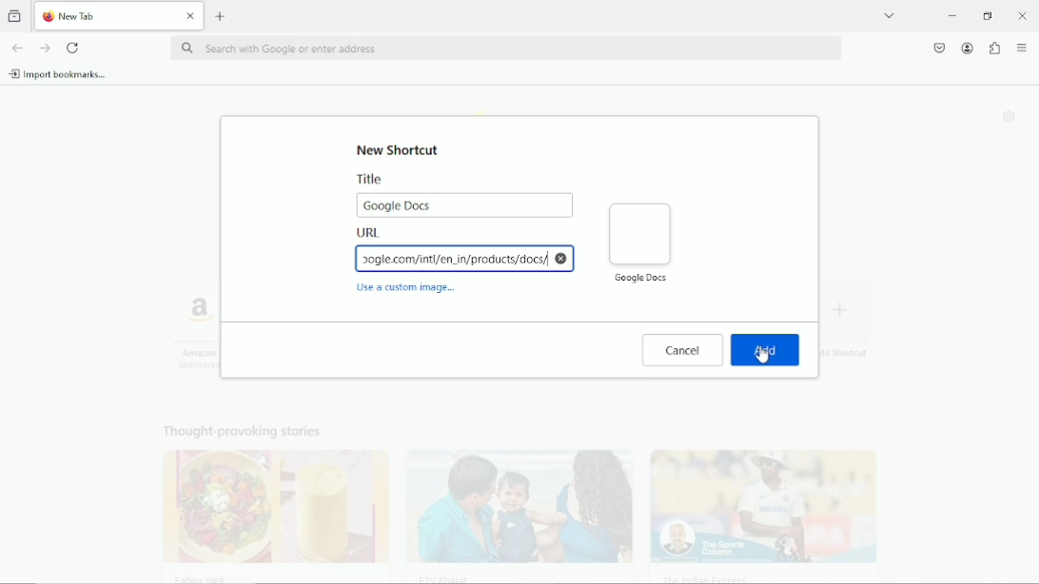 The height and width of the screenshot is (584, 1039). Describe the element at coordinates (683, 350) in the screenshot. I see `cancel` at that location.